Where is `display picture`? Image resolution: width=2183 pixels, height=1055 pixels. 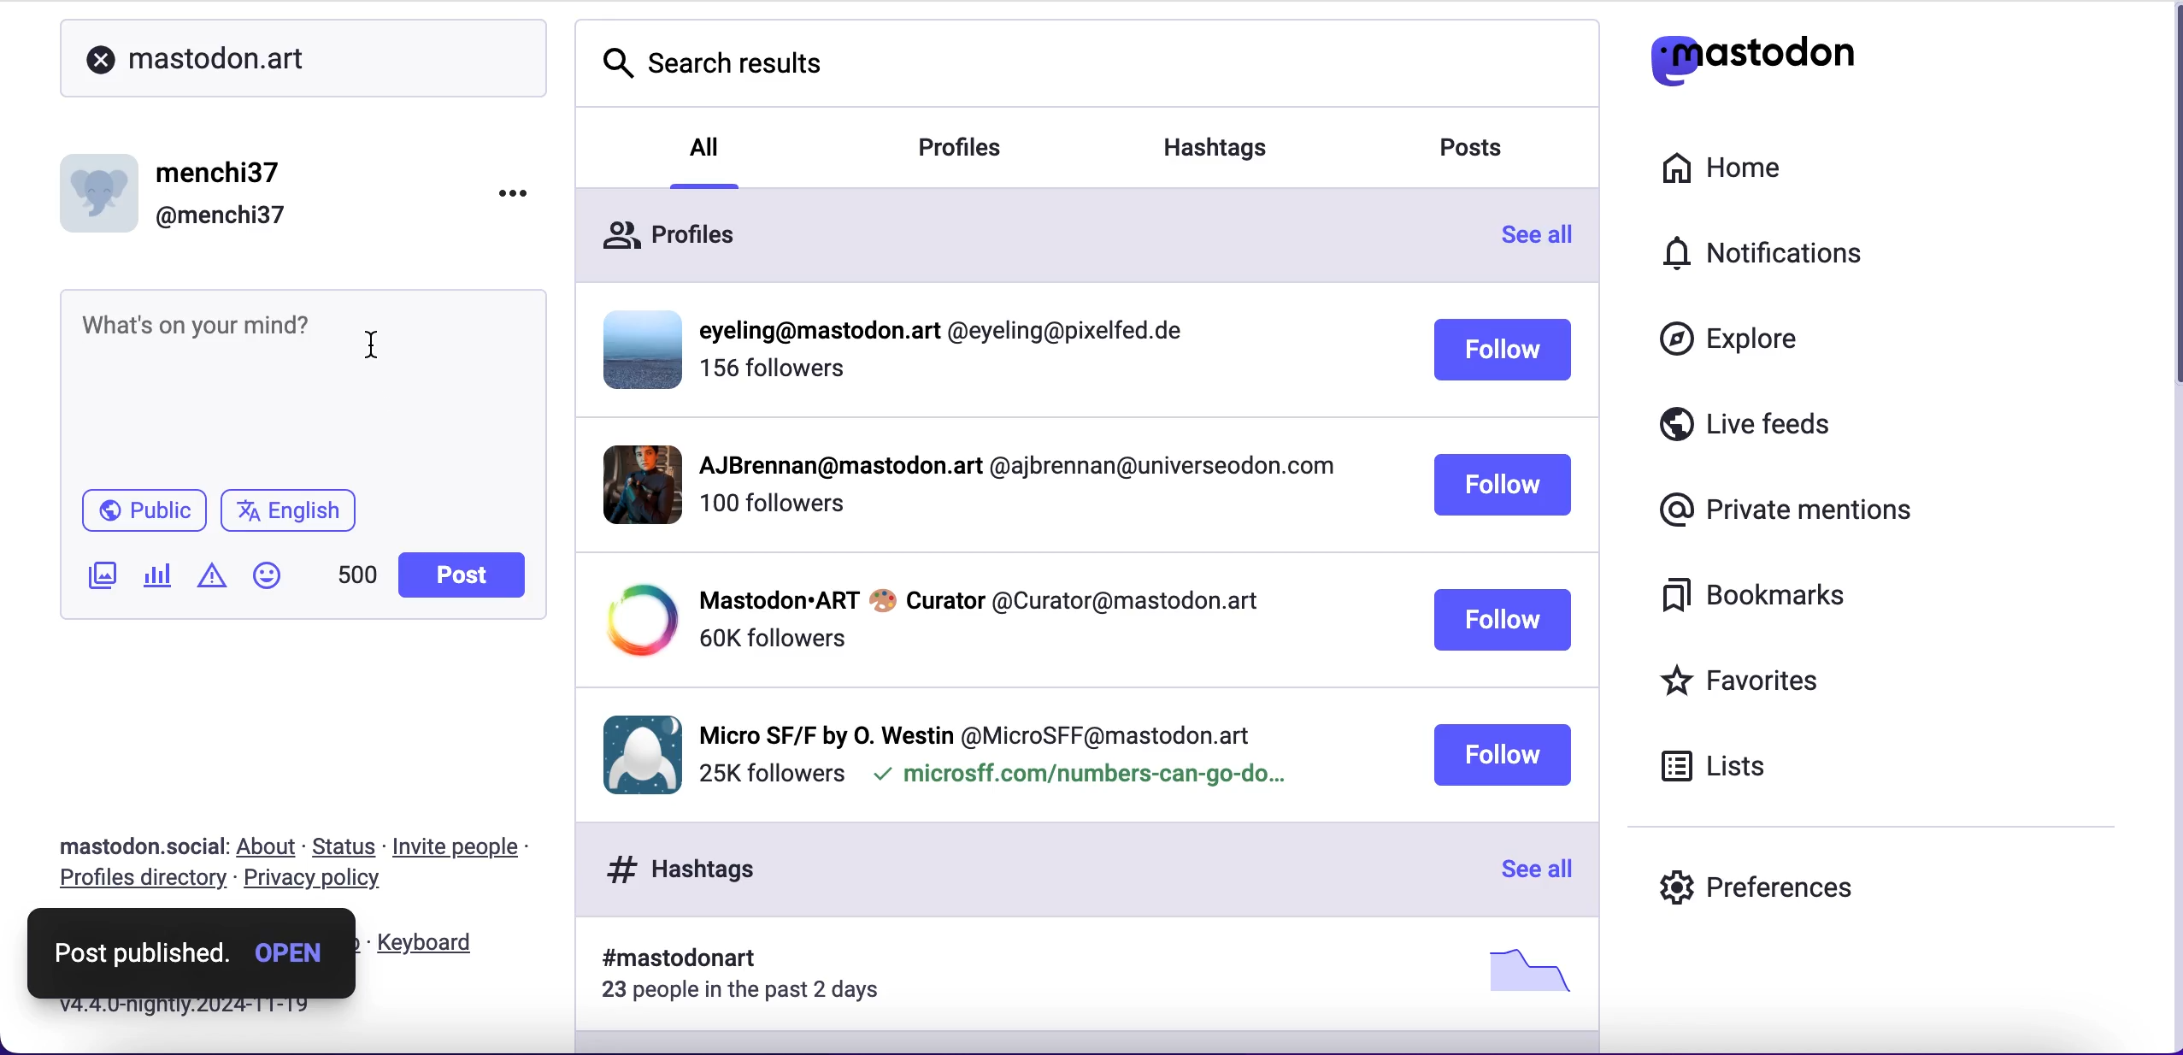 display picture is located at coordinates (628, 483).